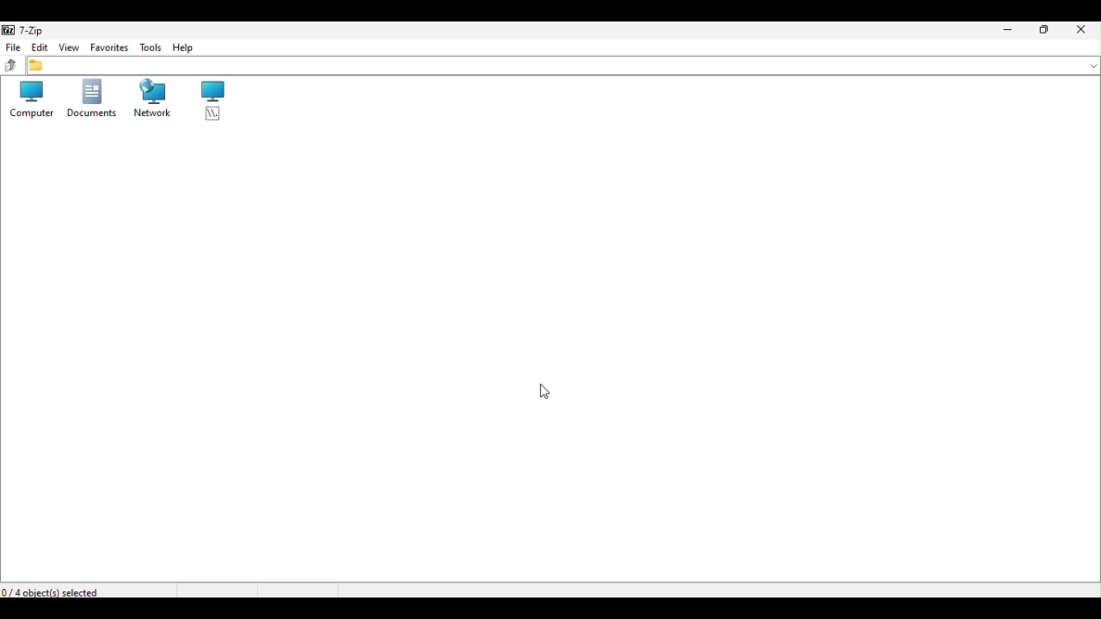 This screenshot has width=1101, height=619. I want to click on , so click(545, 391).